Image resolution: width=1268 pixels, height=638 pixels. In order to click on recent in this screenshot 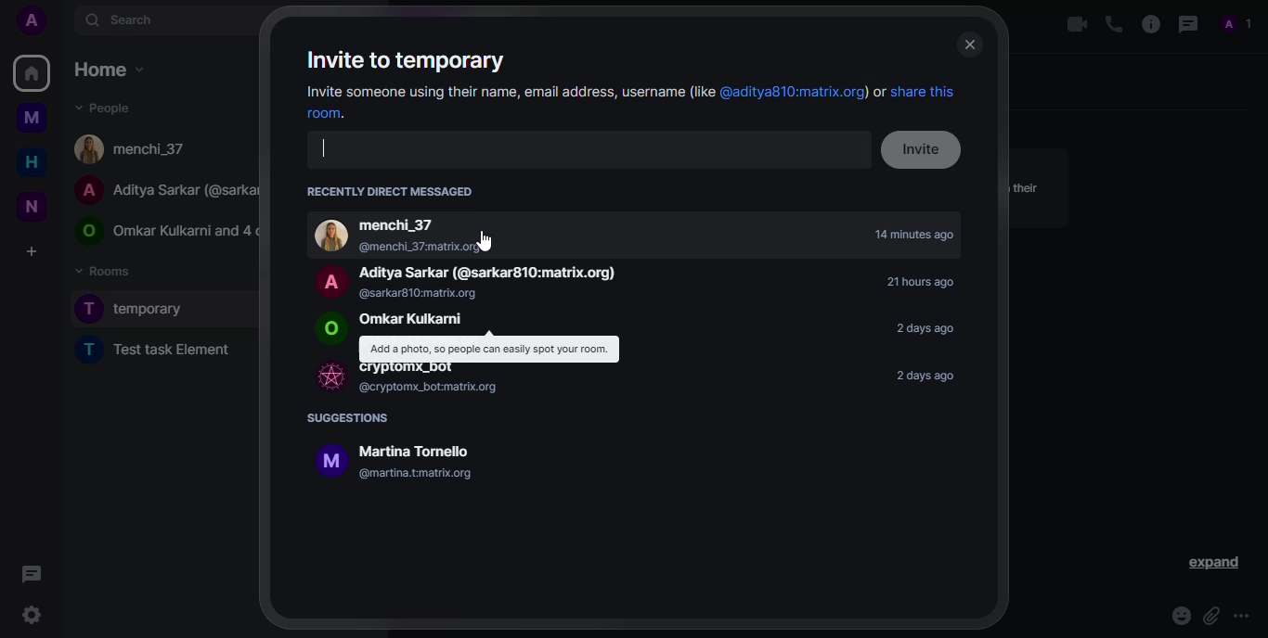, I will do `click(389, 190)`.